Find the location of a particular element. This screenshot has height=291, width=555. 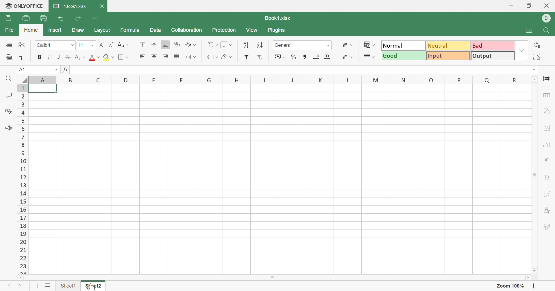

Book1.xlsx is located at coordinates (278, 18).